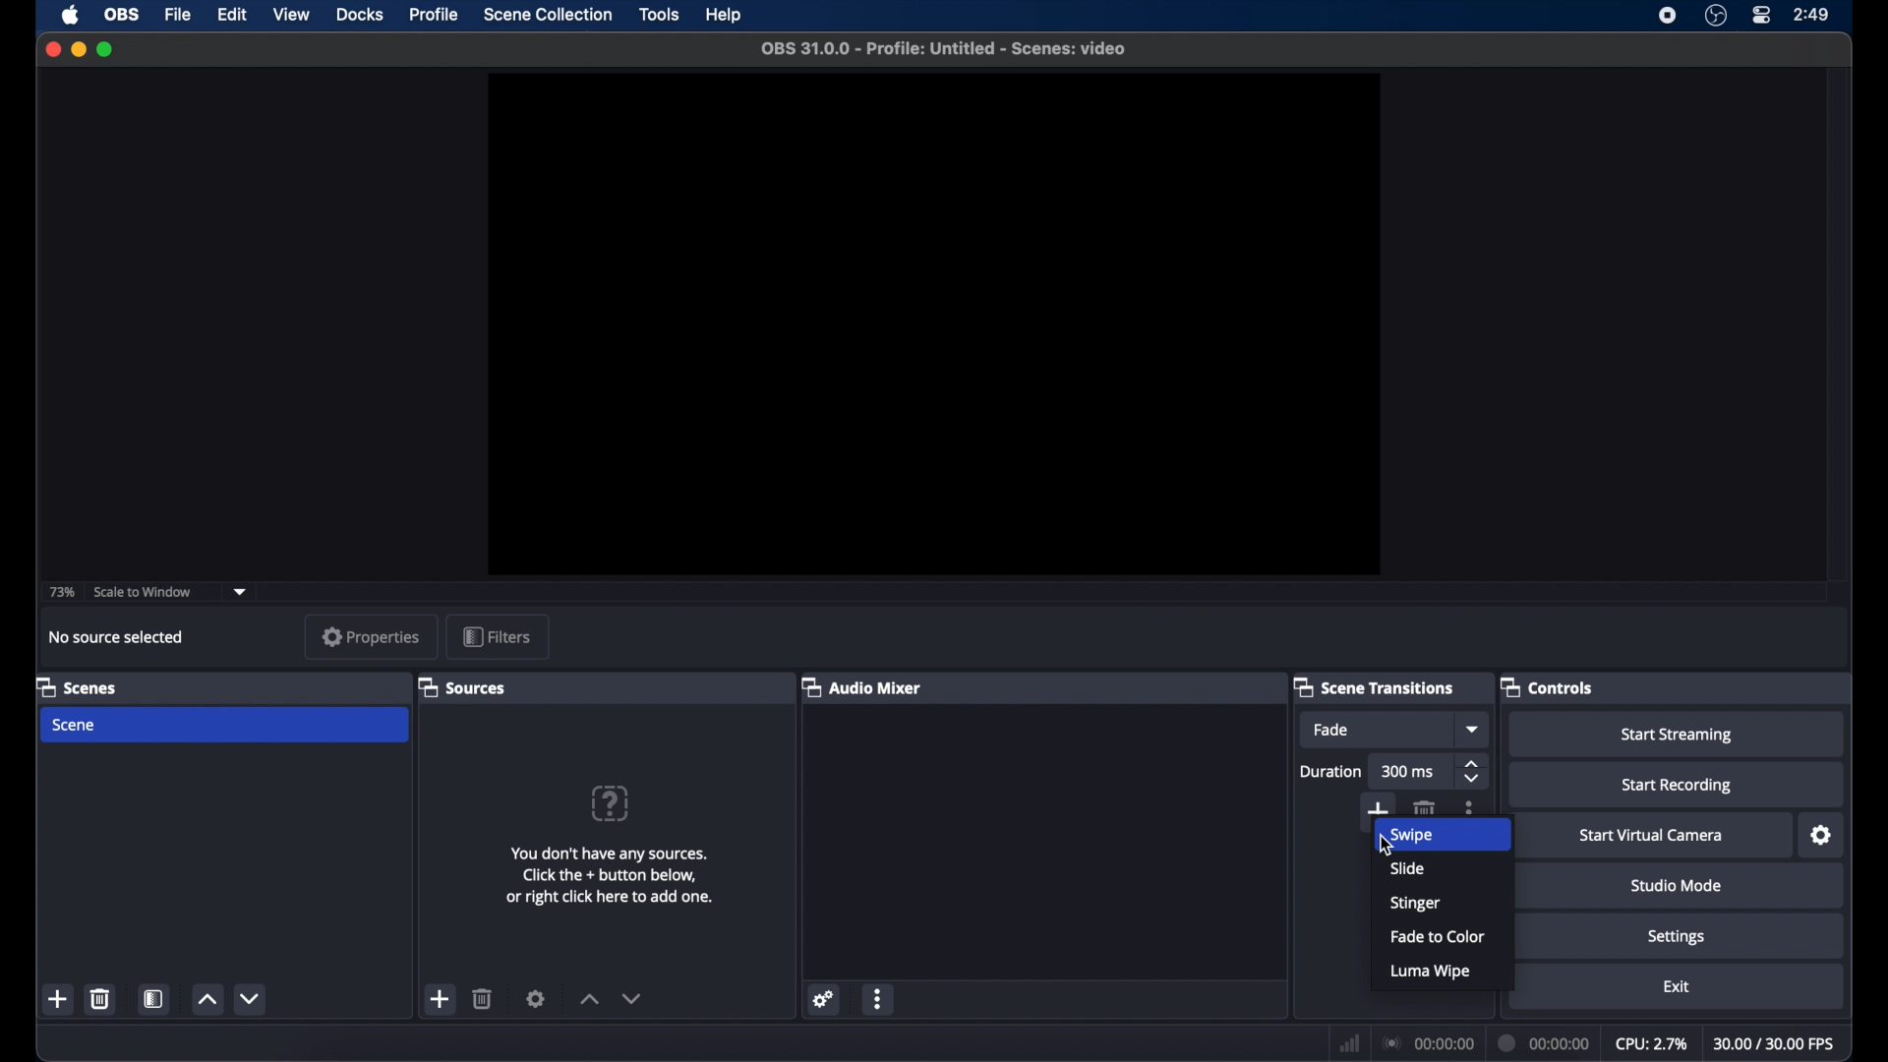 The height and width of the screenshot is (1062, 1888). What do you see at coordinates (1777, 1044) in the screenshot?
I see `fps` at bounding box center [1777, 1044].